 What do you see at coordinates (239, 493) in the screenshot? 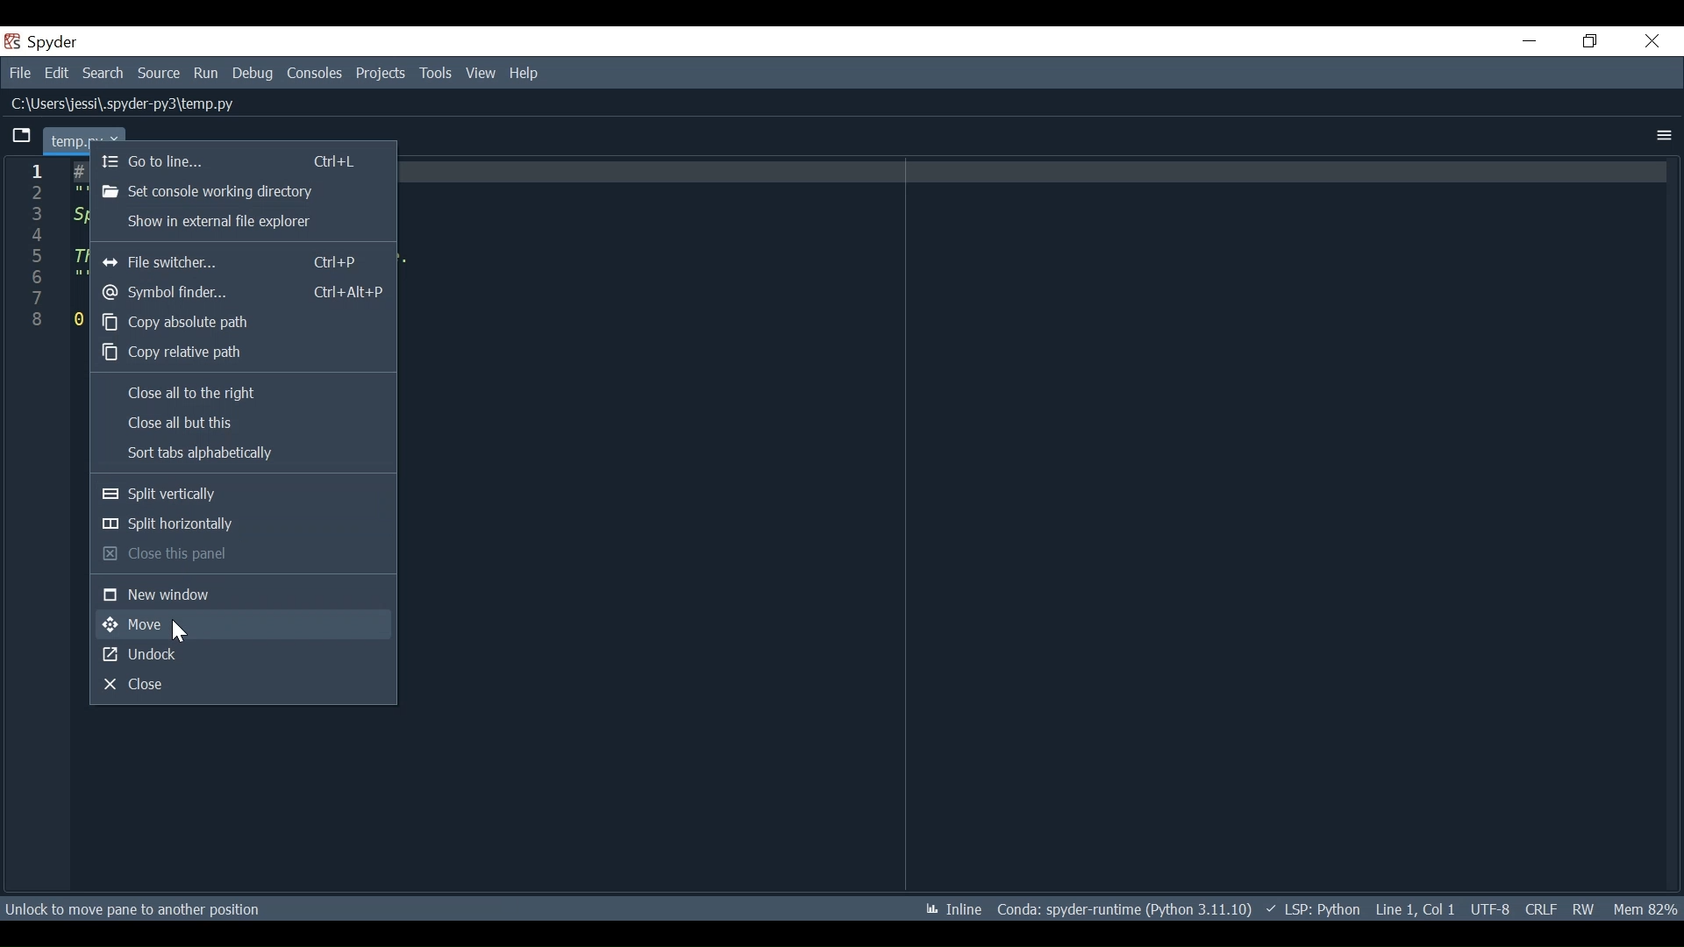
I see `Split vertically` at bounding box center [239, 493].